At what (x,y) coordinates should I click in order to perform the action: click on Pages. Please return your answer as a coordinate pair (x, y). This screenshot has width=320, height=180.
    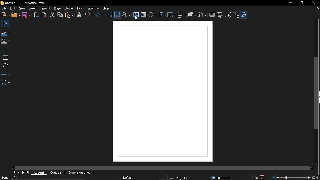
    Looking at the image, I should click on (9, 178).